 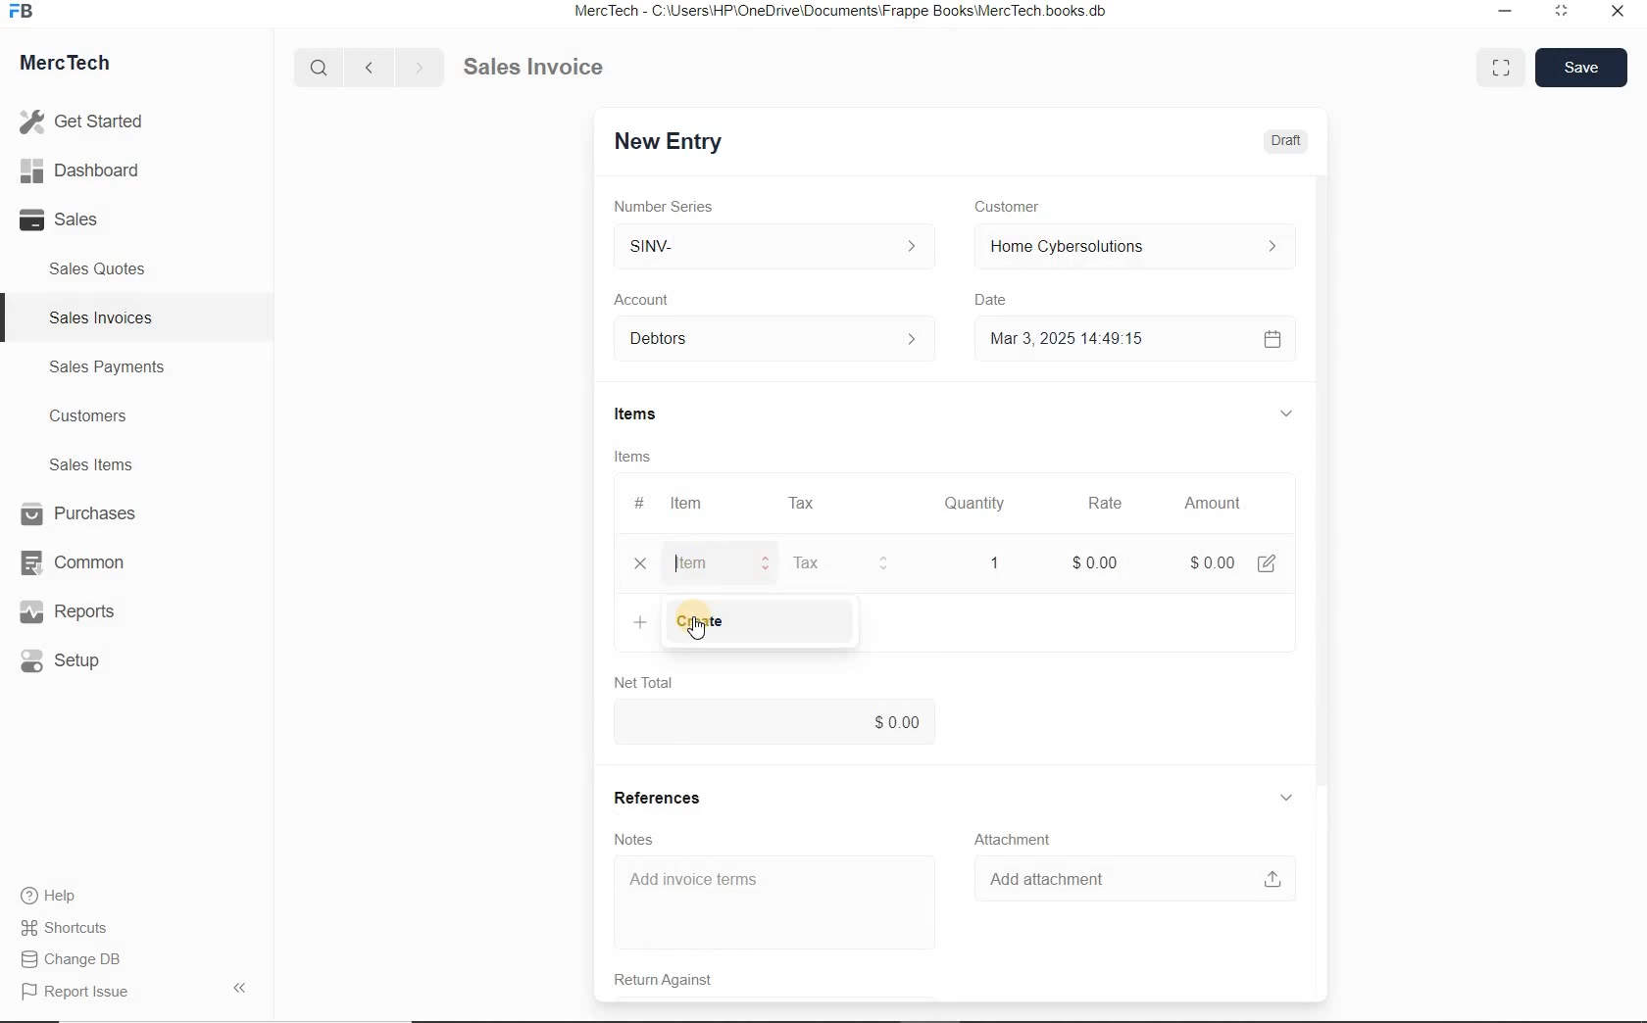 What do you see at coordinates (81, 561) in the screenshot?
I see `Common` at bounding box center [81, 561].